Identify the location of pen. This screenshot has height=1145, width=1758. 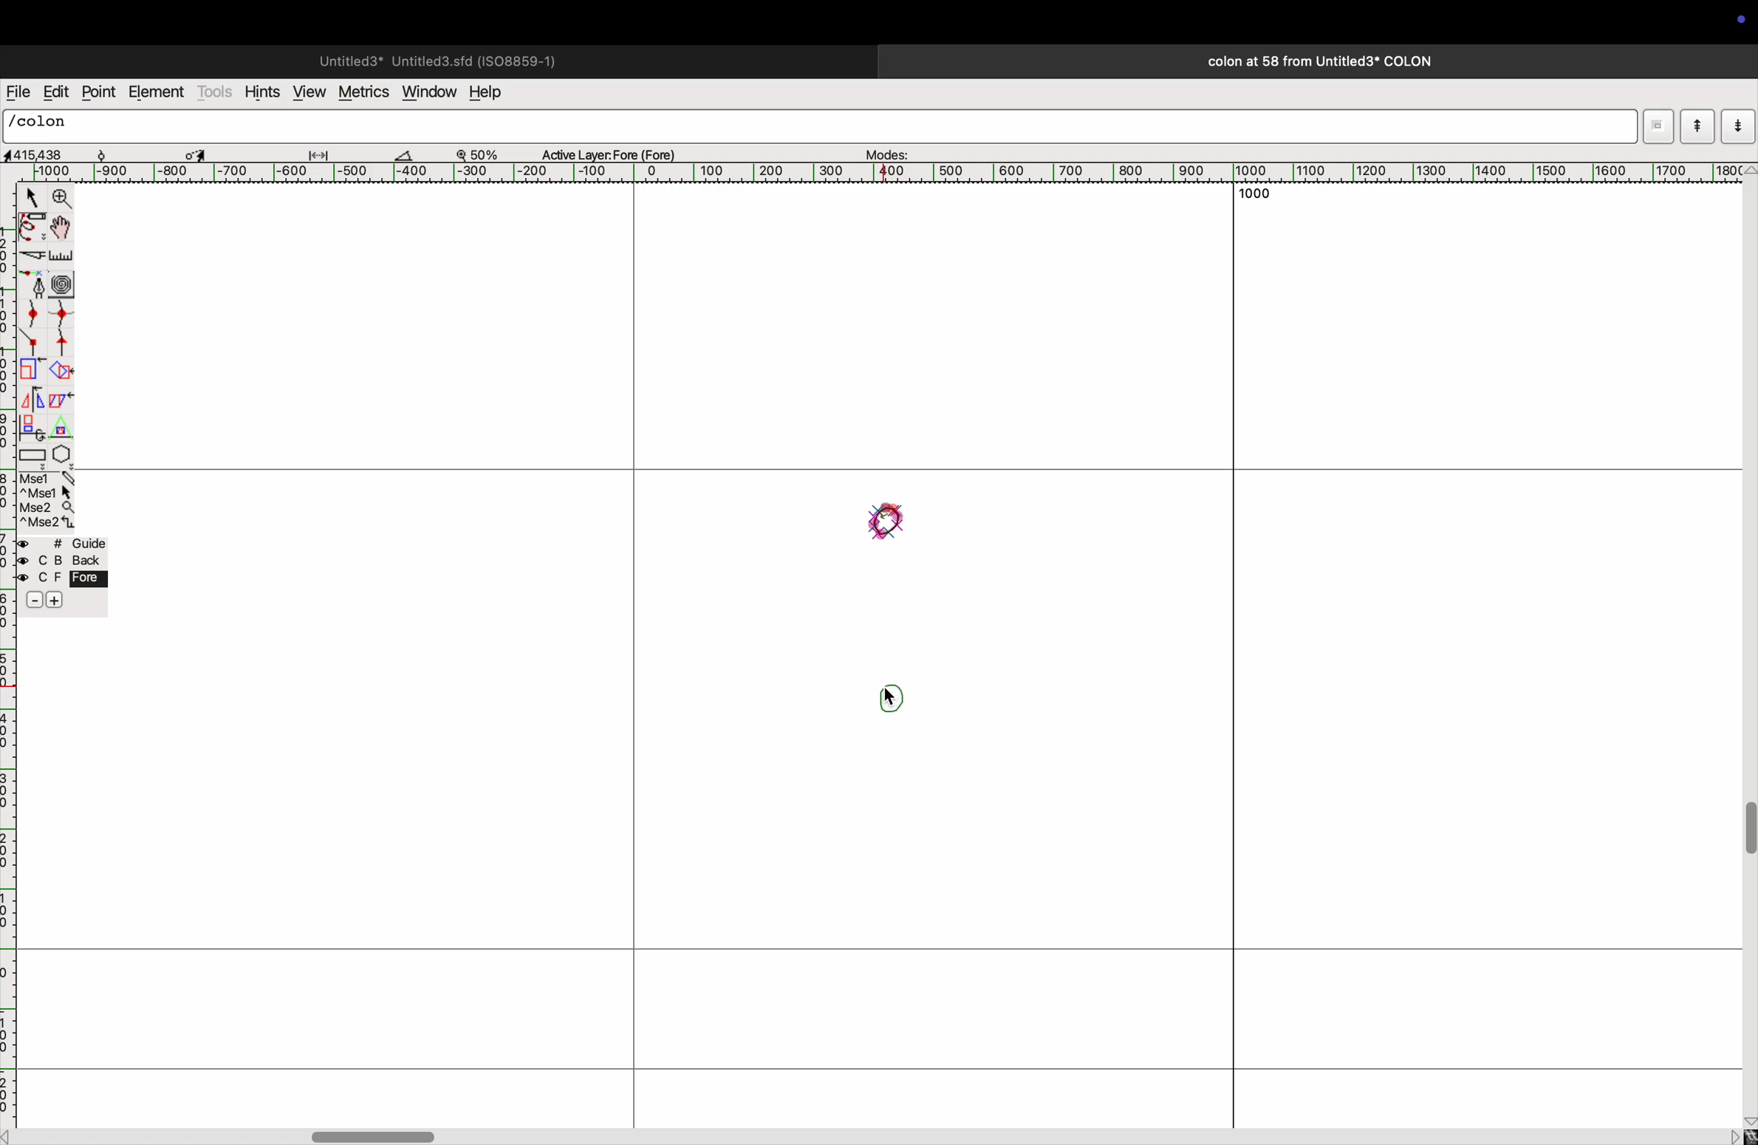
(33, 230).